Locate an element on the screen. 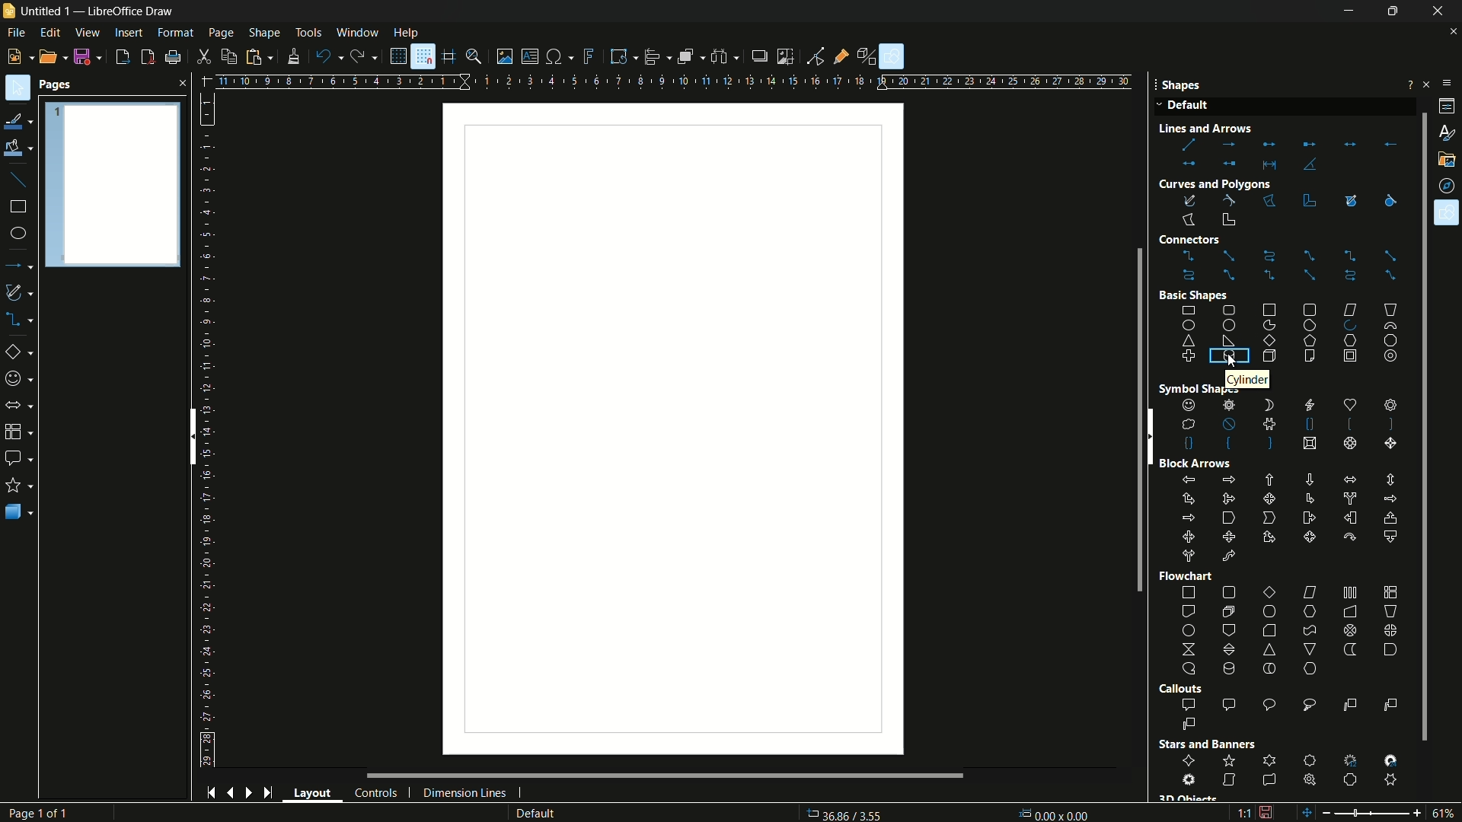 The image size is (1462, 822). maximize or restore is located at coordinates (1397, 11).